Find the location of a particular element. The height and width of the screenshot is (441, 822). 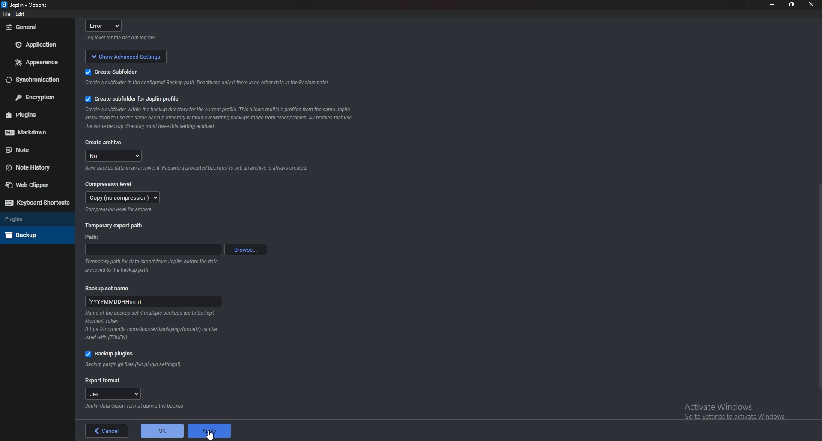

General is located at coordinates (35, 27).